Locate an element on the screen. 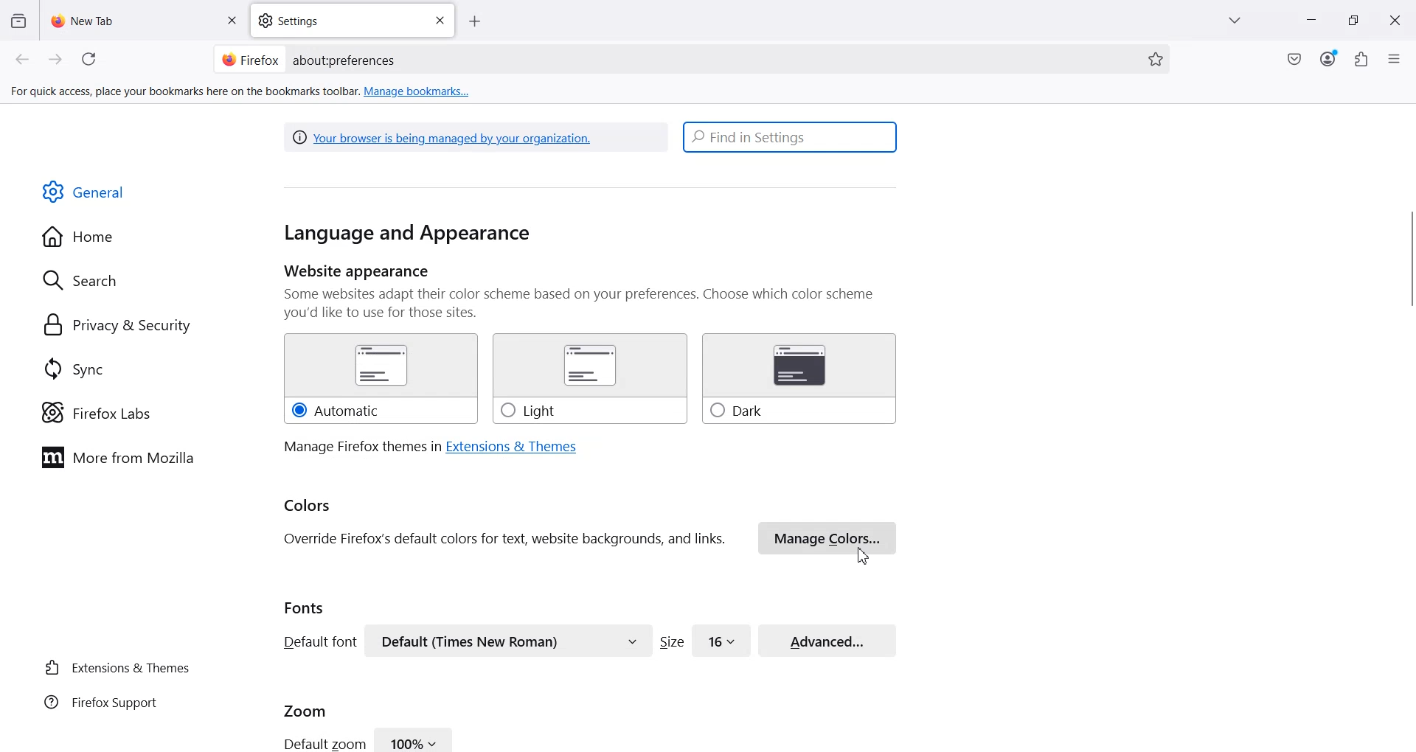  Add New Tab is located at coordinates (475, 22).